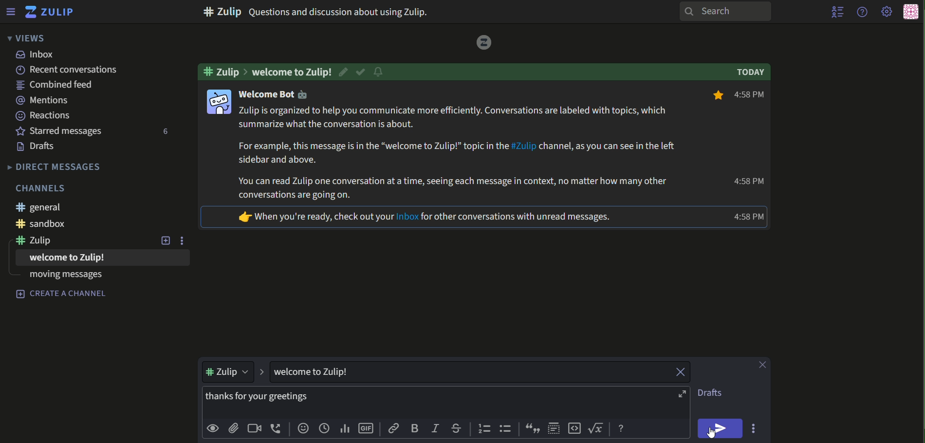  Describe the element at coordinates (55, 166) in the screenshot. I see `text` at that location.